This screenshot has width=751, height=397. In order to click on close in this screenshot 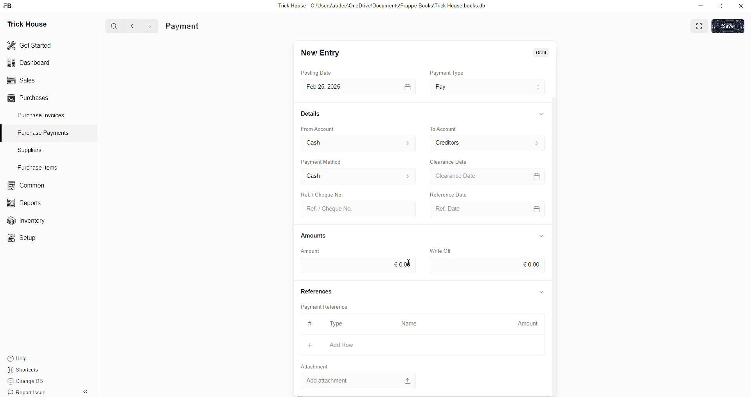, I will do `click(741, 6)`.